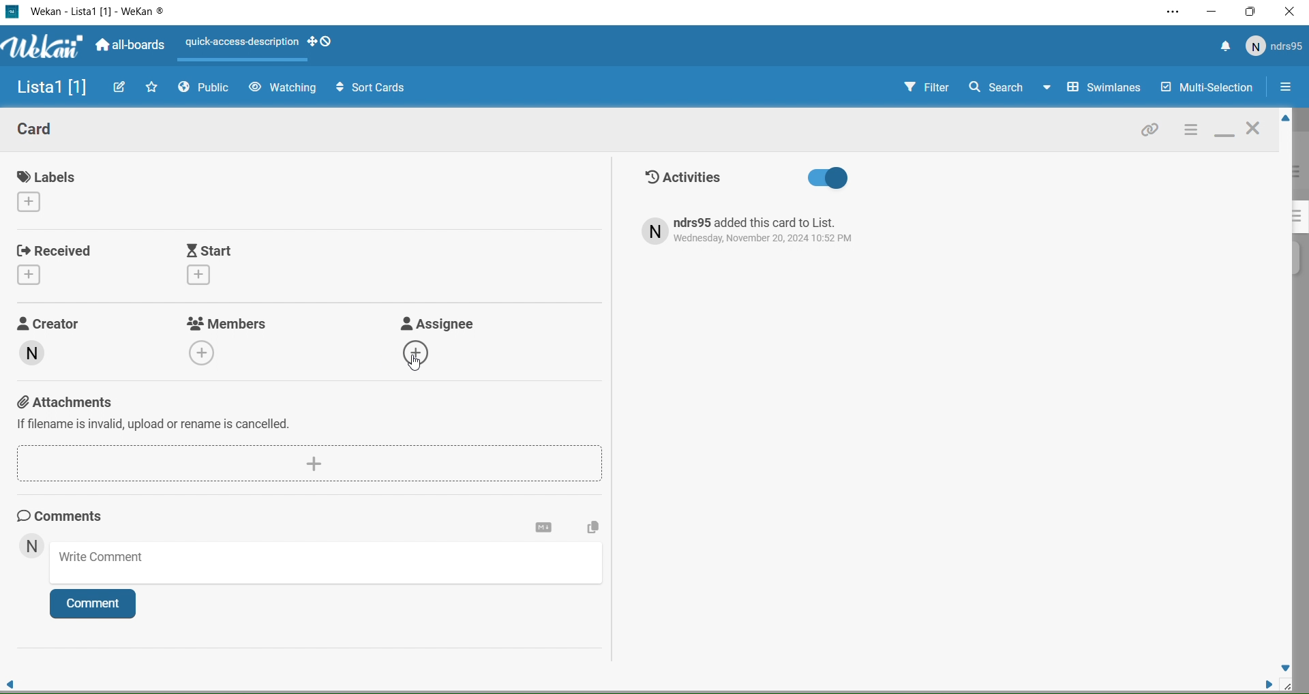 This screenshot has width=1309, height=694. I want to click on Wekan, so click(97, 12).